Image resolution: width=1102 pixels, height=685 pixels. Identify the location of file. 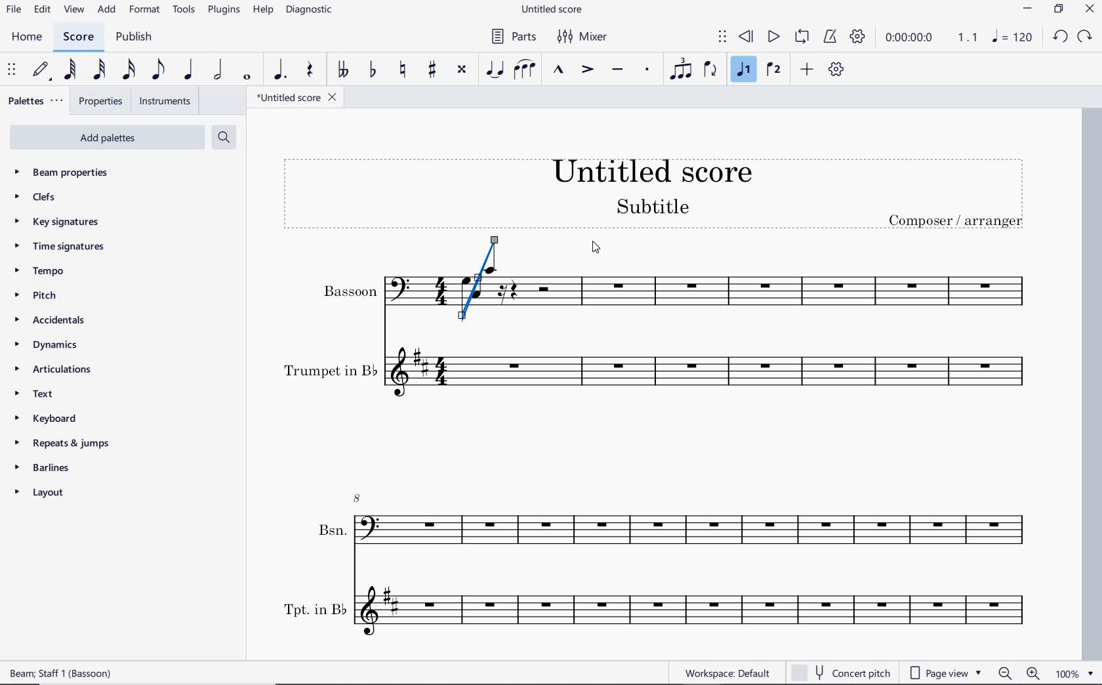
(13, 10).